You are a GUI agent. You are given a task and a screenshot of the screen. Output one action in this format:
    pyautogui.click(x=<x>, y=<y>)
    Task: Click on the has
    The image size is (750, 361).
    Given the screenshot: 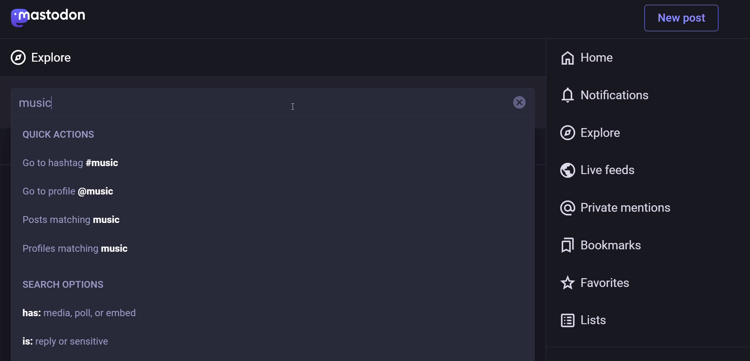 What is the action you would take?
    pyautogui.click(x=82, y=313)
    